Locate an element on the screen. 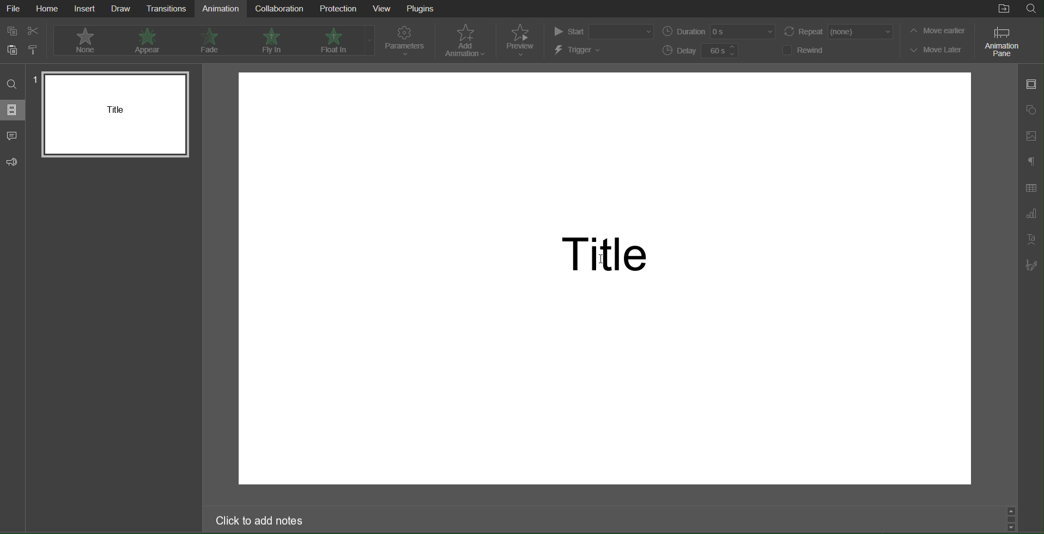  Animation Pane is located at coordinates (1002, 41).